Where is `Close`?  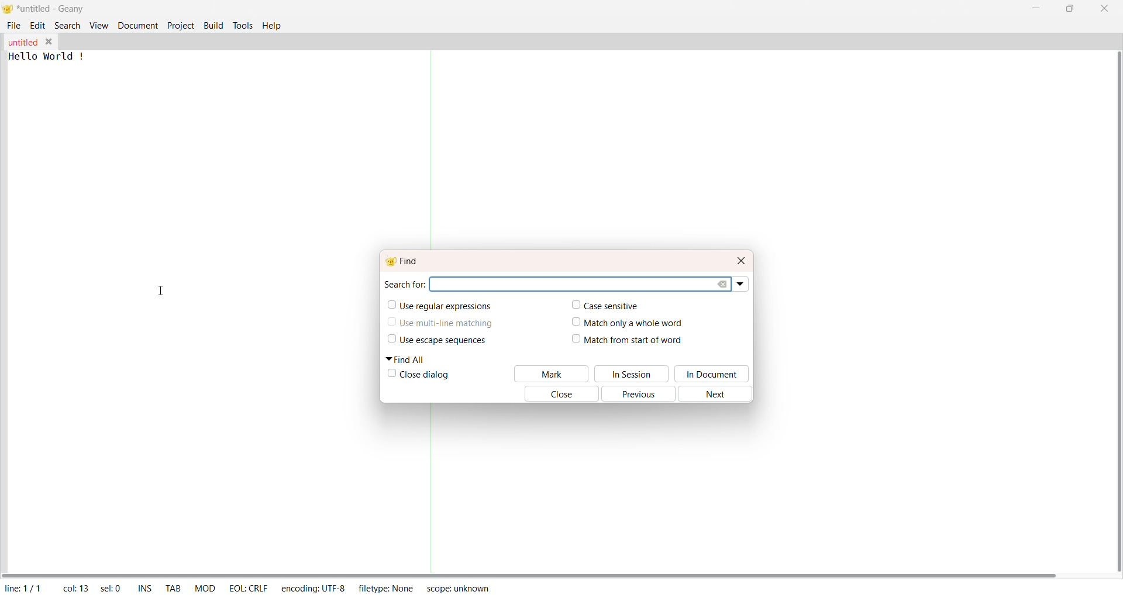 Close is located at coordinates (557, 395).